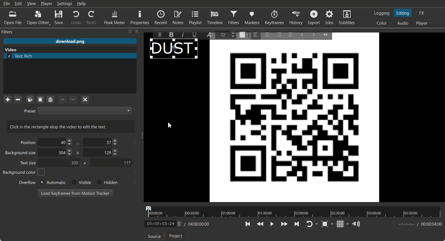 The height and width of the screenshot is (241, 445). Describe the element at coordinates (47, 4) in the screenshot. I see `Player` at that location.